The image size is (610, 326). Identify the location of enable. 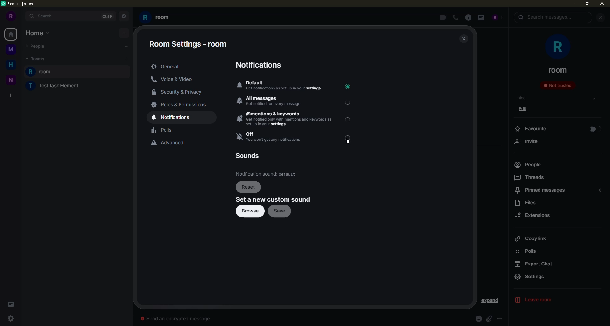
(595, 129).